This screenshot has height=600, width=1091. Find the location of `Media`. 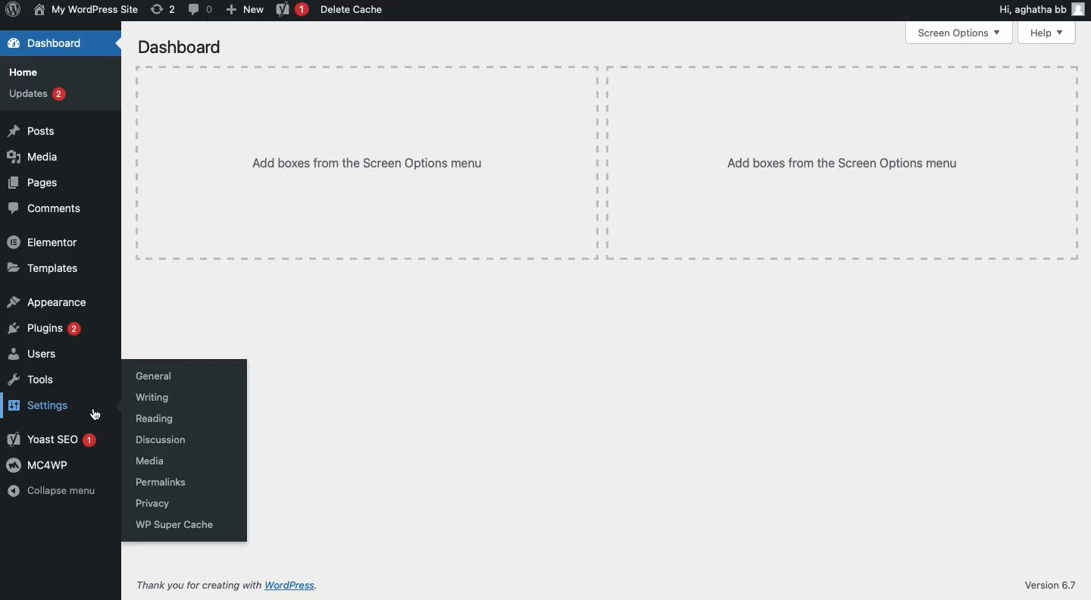

Media is located at coordinates (31, 156).